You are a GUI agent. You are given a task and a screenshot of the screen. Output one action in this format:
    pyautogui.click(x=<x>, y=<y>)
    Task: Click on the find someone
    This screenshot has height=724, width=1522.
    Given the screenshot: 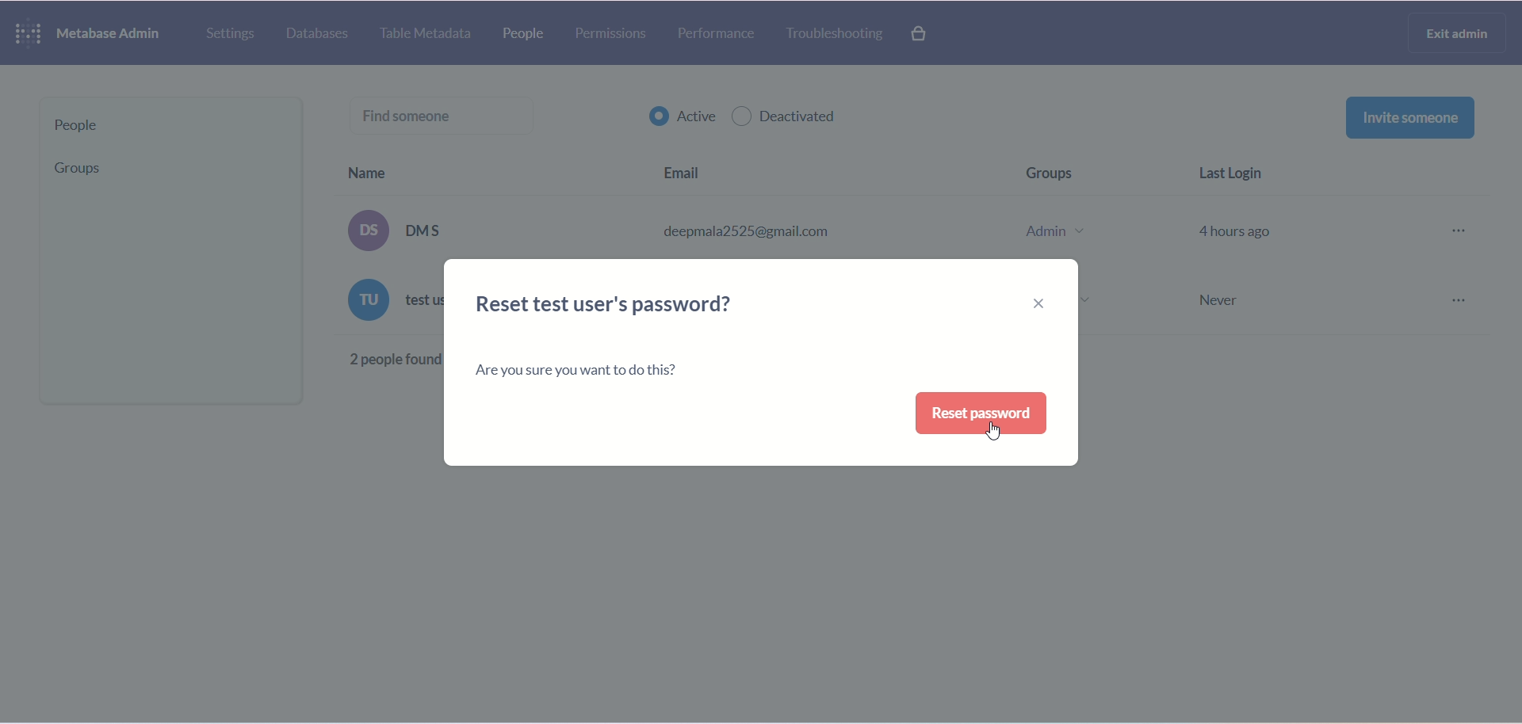 What is the action you would take?
    pyautogui.click(x=449, y=113)
    